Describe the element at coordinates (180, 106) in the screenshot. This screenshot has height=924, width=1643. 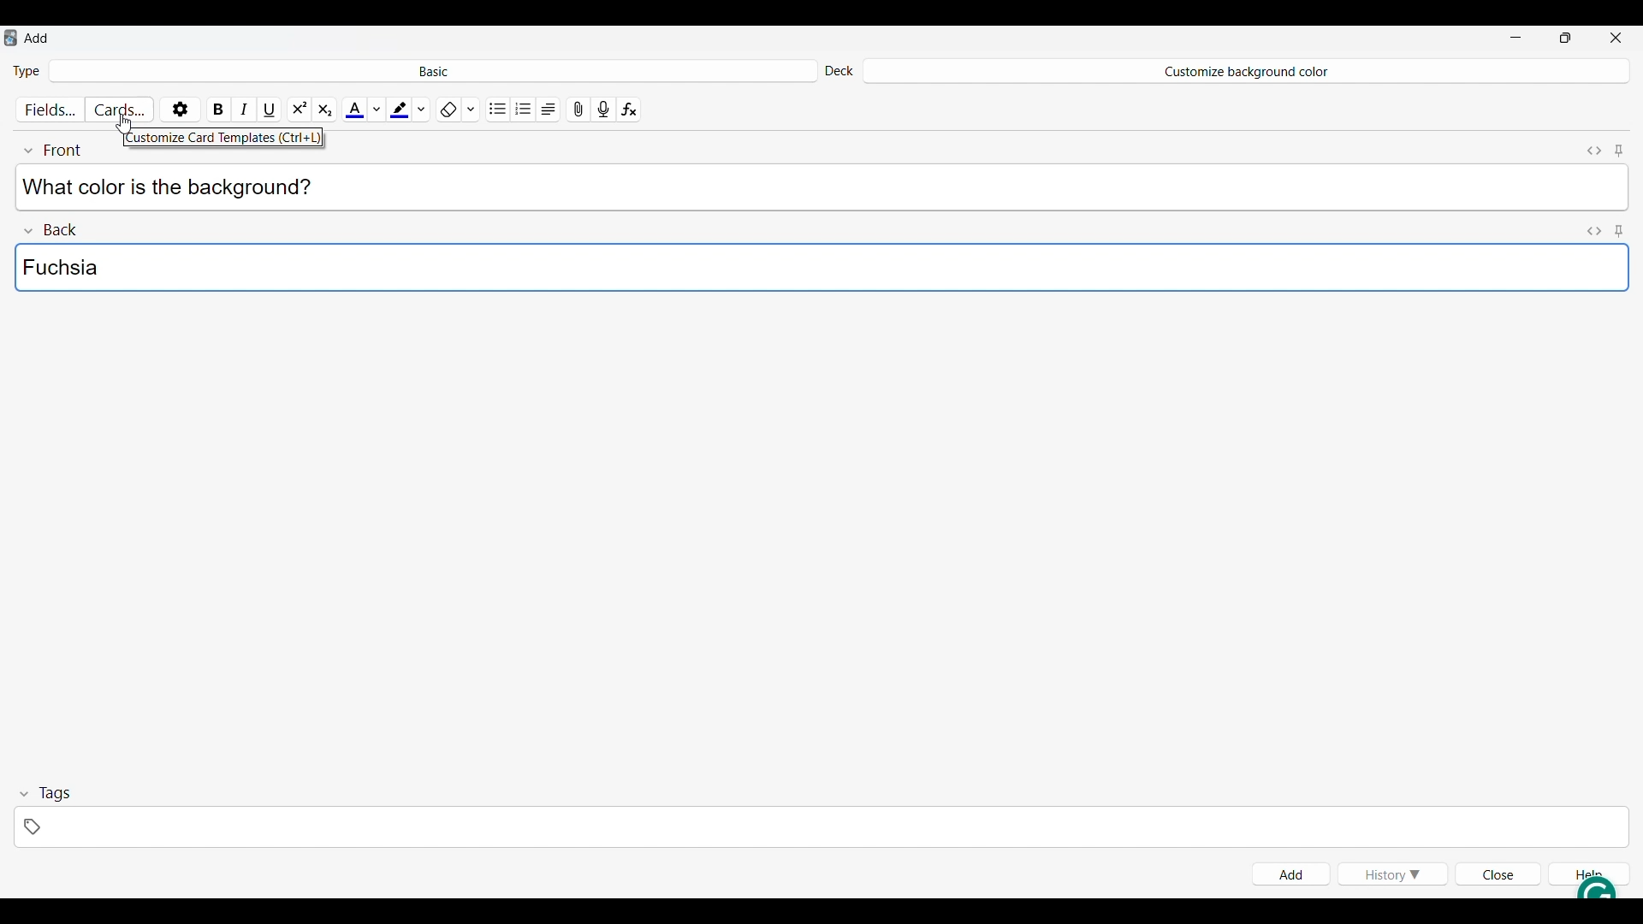
I see `Options` at that location.